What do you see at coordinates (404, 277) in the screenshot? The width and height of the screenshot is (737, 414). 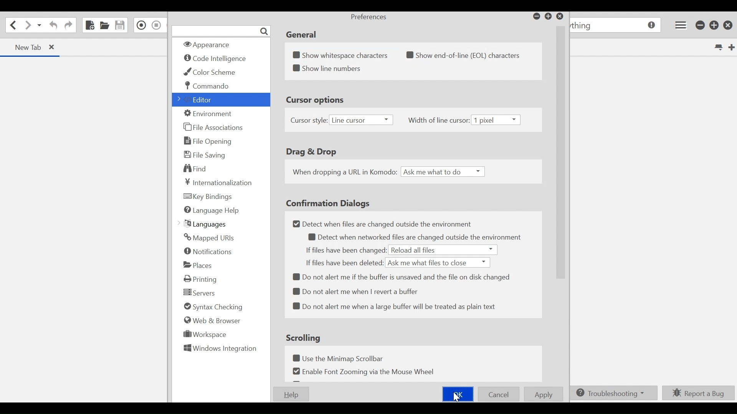 I see `Do not alert me if the buffer is unsaved and the file on disk changed` at bounding box center [404, 277].